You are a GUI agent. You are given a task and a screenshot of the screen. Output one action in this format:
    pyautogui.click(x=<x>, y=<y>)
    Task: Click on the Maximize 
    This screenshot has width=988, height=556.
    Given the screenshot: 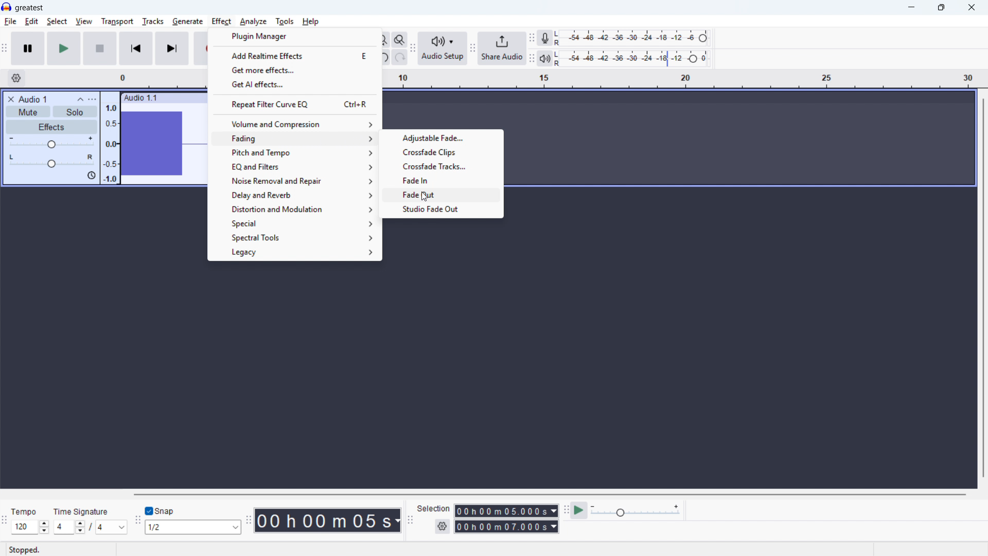 What is the action you would take?
    pyautogui.click(x=941, y=8)
    